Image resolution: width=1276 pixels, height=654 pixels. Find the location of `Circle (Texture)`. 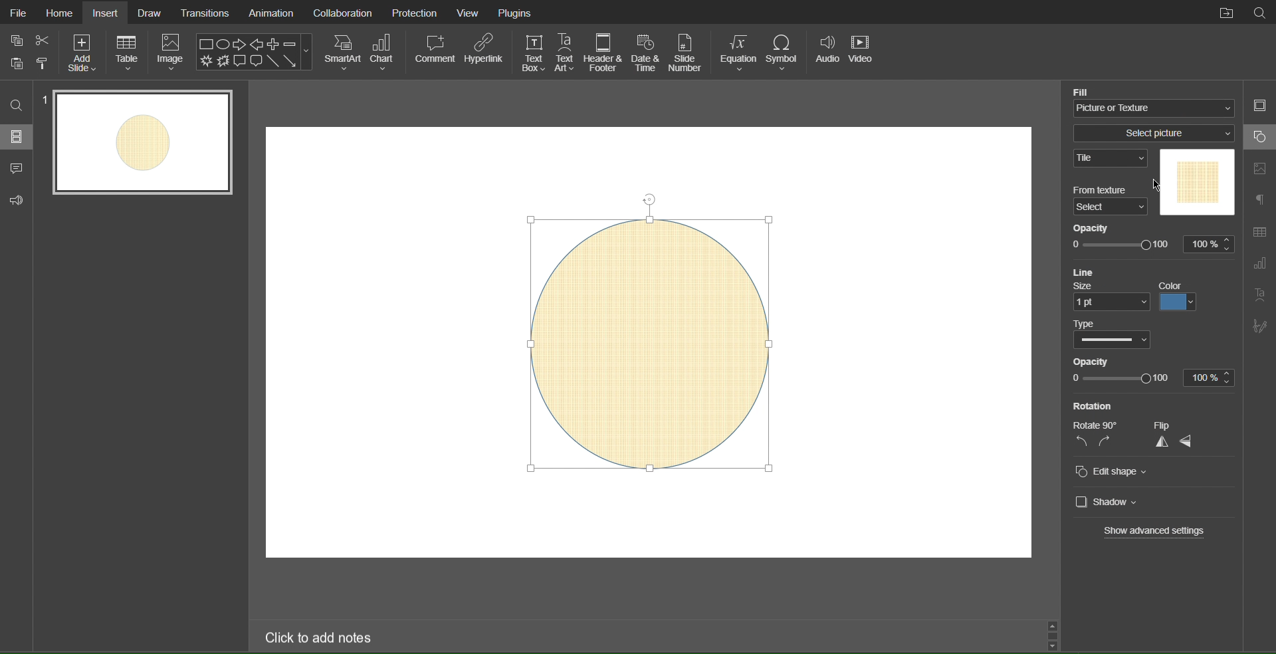

Circle (Texture) is located at coordinates (651, 338).